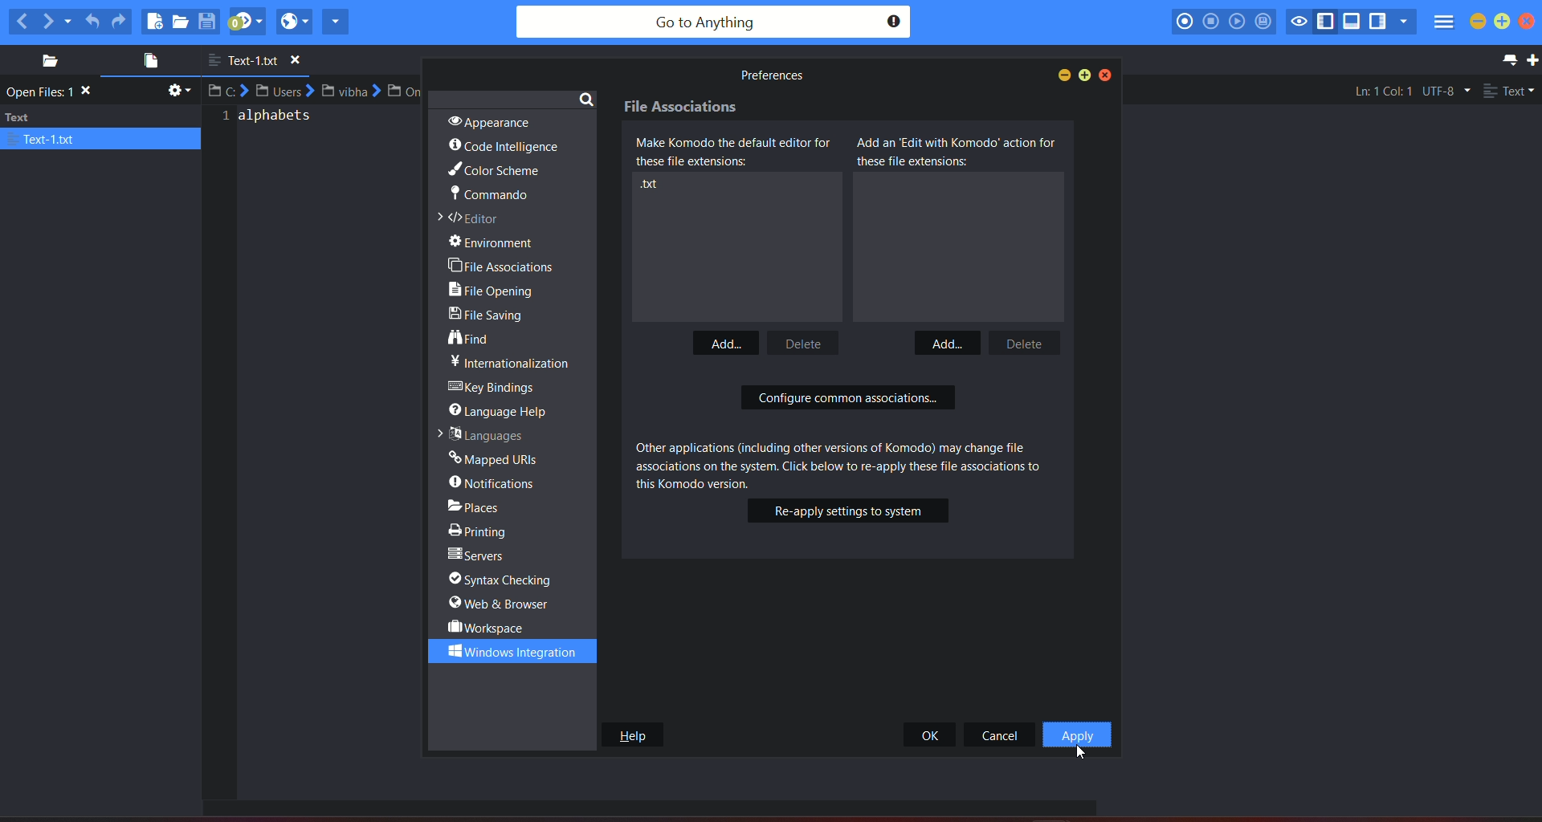 This screenshot has height=822, width=1542. What do you see at coordinates (1086, 75) in the screenshot?
I see `maximize` at bounding box center [1086, 75].